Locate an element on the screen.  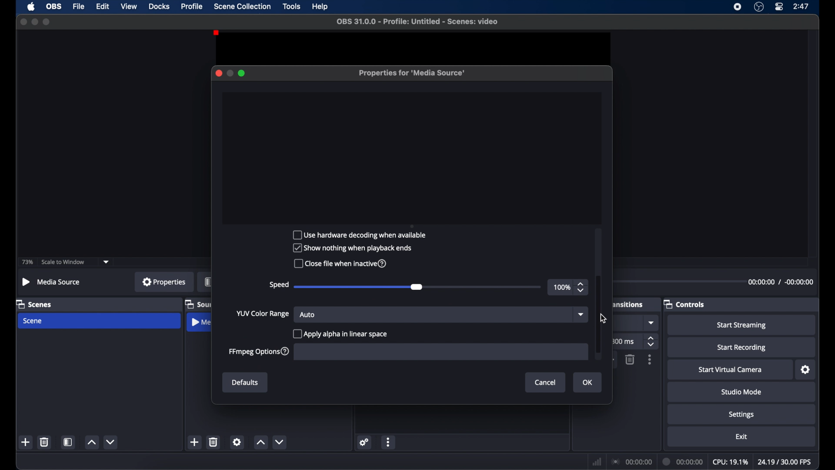
yup color change is located at coordinates (262, 313).